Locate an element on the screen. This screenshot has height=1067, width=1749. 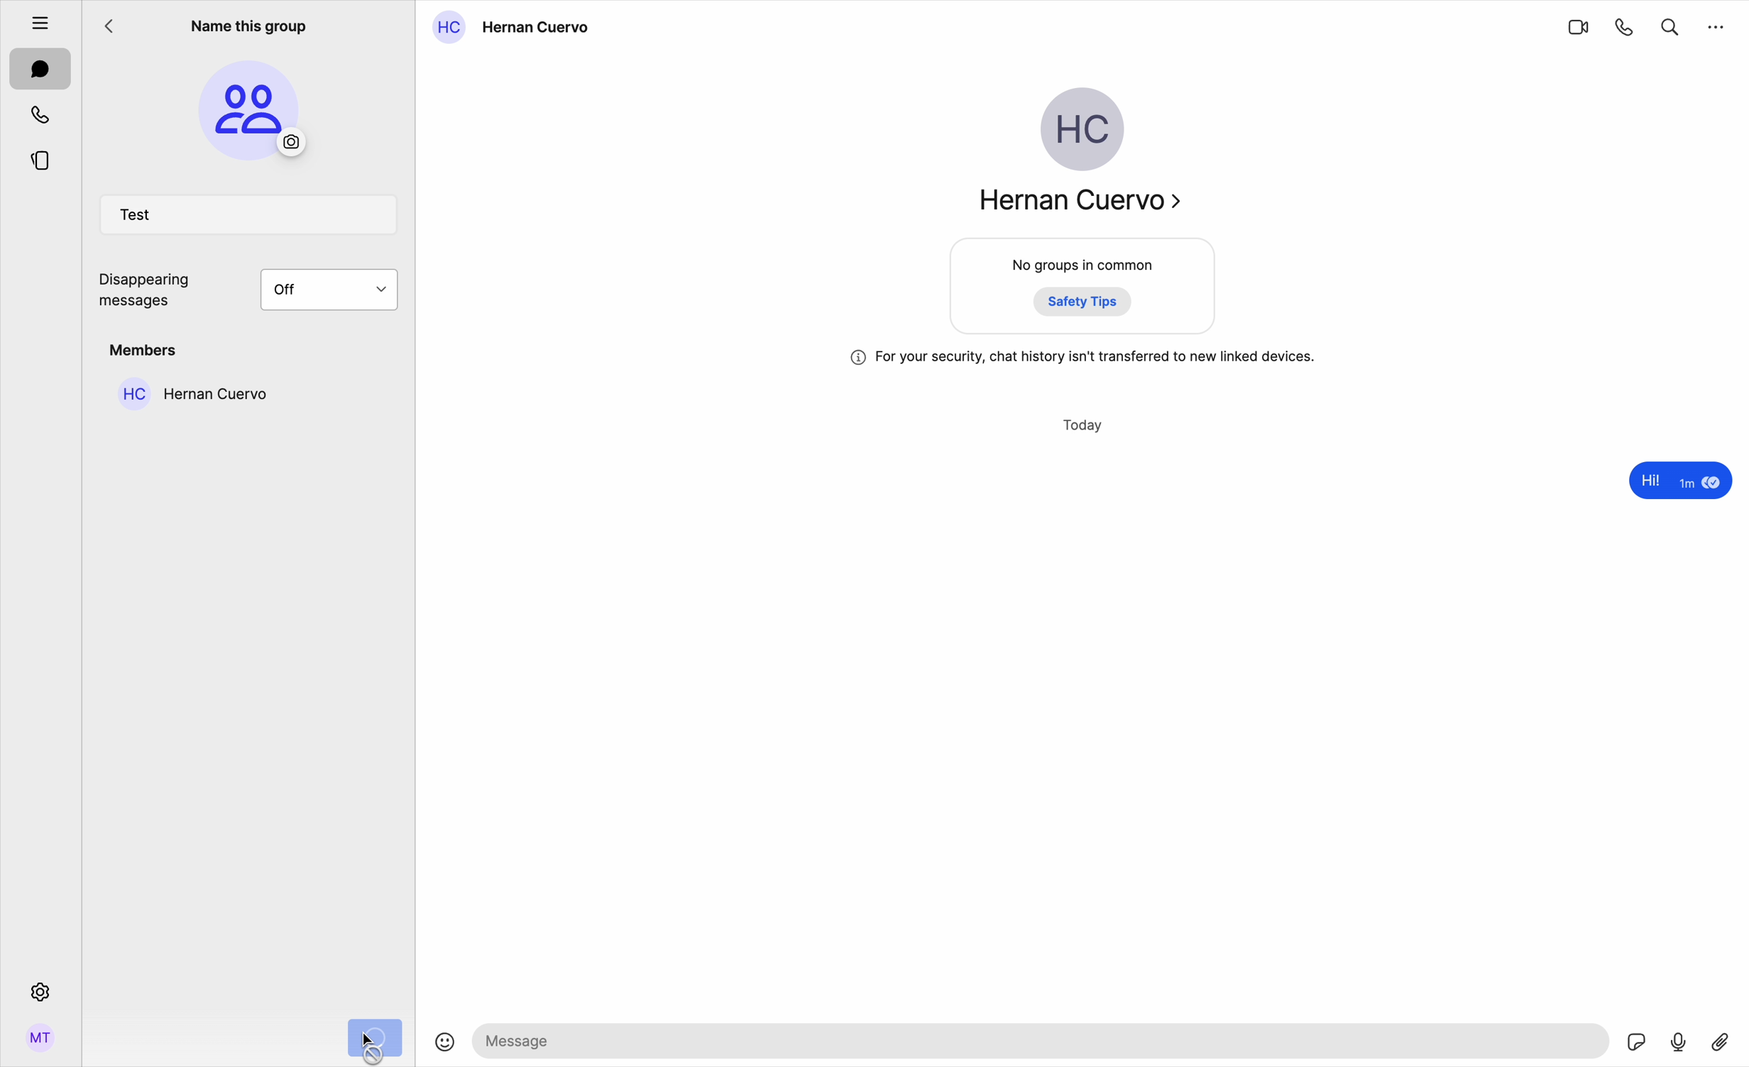
emoji is located at coordinates (445, 1044).